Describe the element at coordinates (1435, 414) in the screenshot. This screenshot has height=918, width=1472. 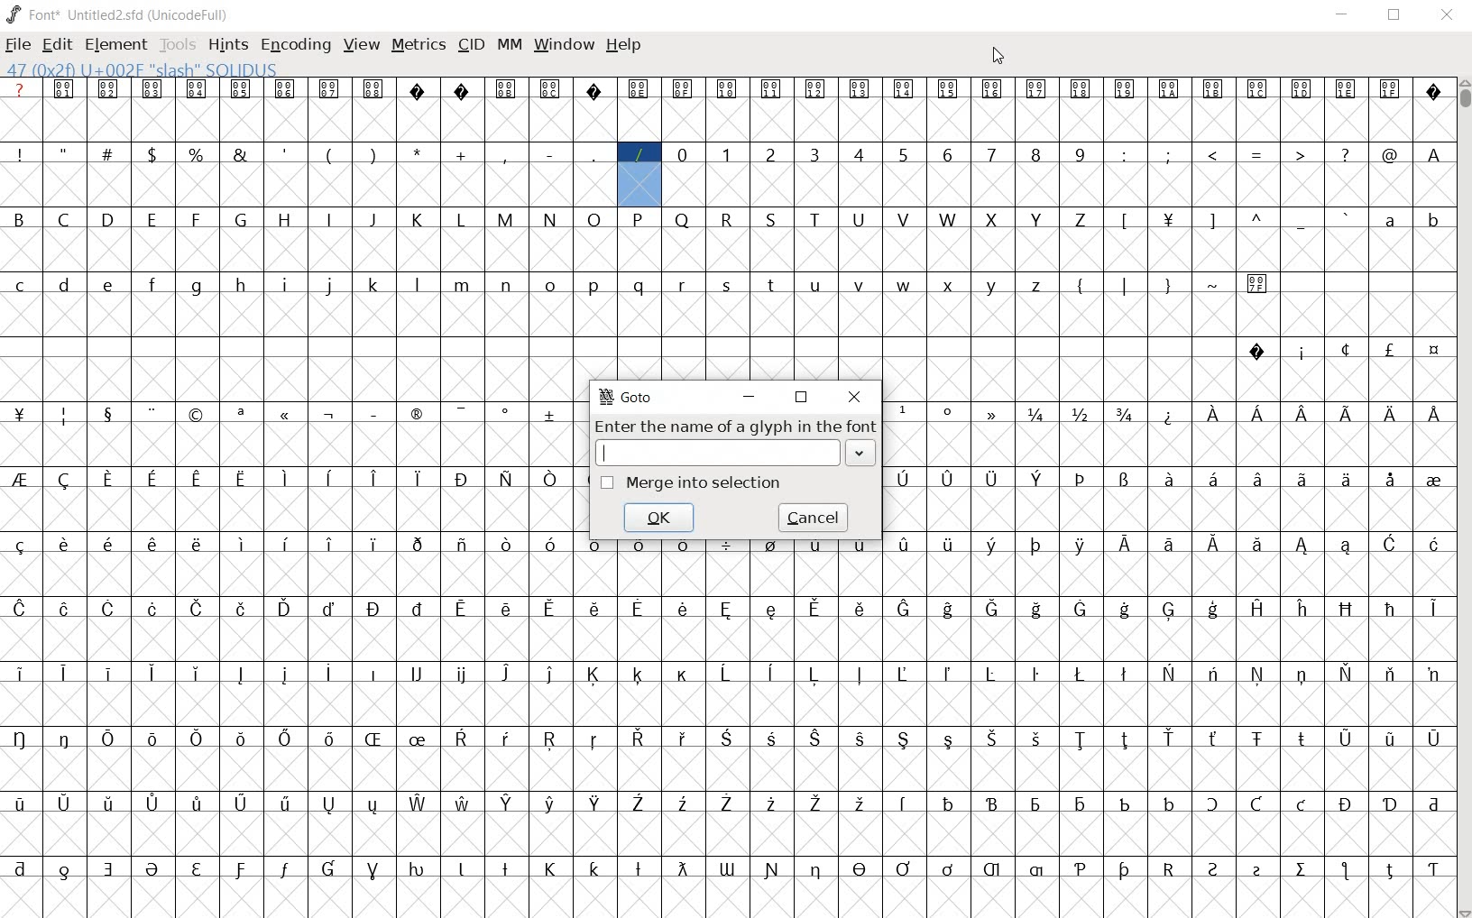
I see `glyph` at that location.